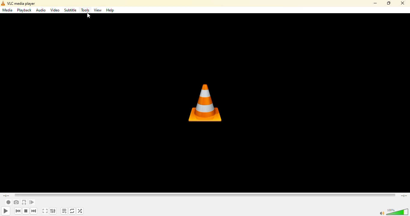  I want to click on volume adjust 100%, so click(398, 212).